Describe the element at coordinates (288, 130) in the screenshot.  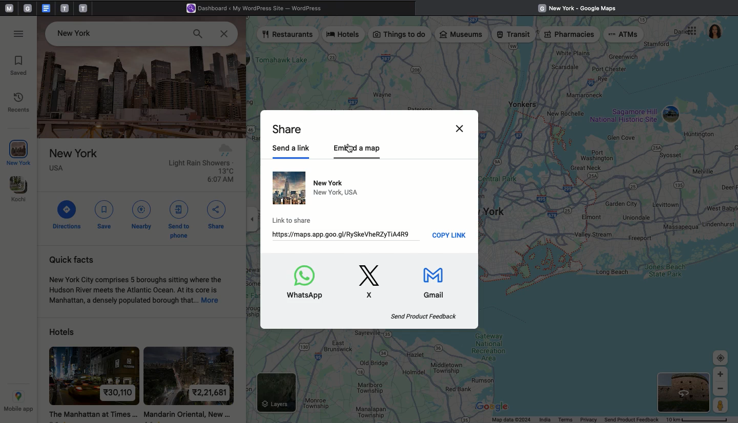
I see `Share` at that location.